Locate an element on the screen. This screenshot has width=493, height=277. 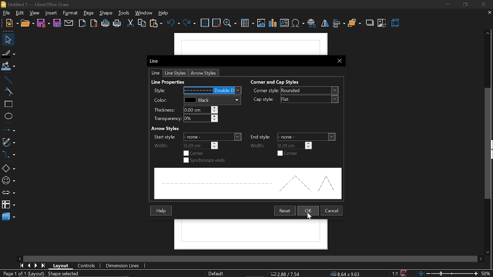
current page (Page 1 of 1 (Layout)) is located at coordinates (22, 274).